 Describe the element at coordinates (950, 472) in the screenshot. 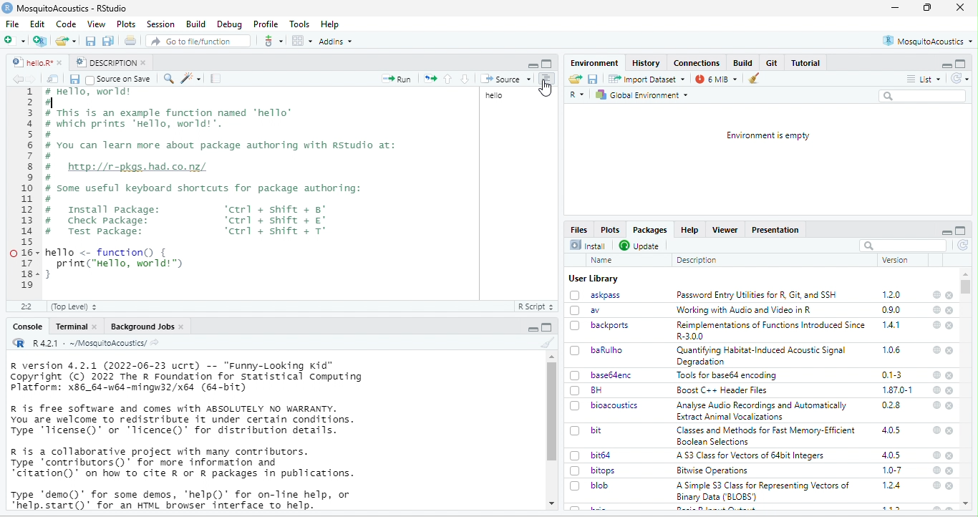

I see `close` at that location.